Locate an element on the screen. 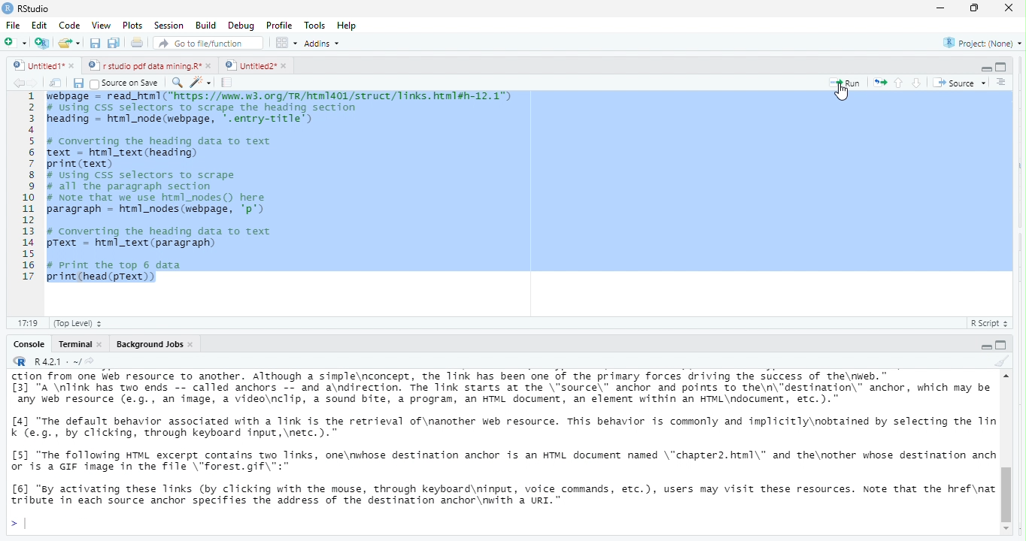  maximize is located at coordinates (939, 10).